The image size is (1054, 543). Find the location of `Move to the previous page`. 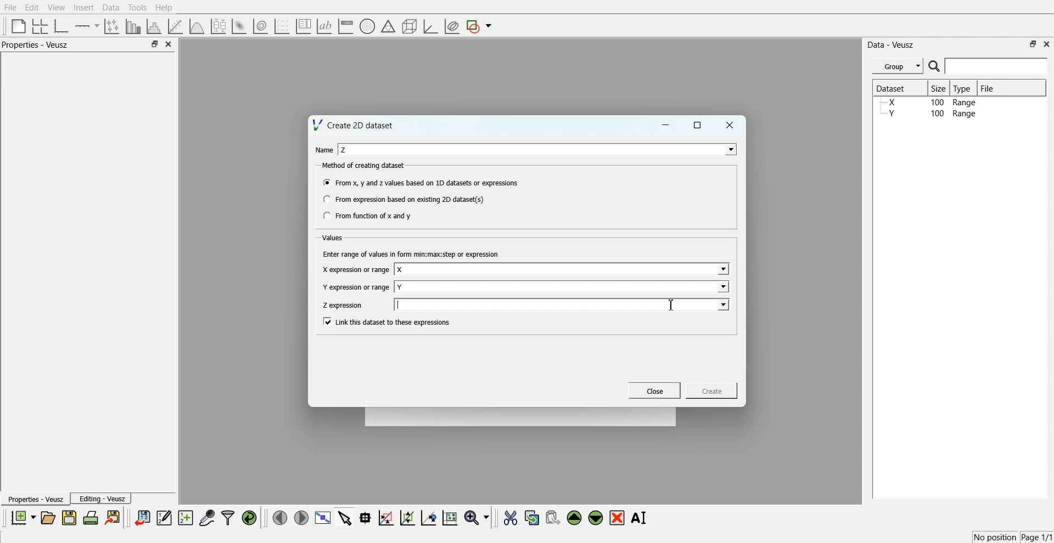

Move to the previous page is located at coordinates (280, 517).